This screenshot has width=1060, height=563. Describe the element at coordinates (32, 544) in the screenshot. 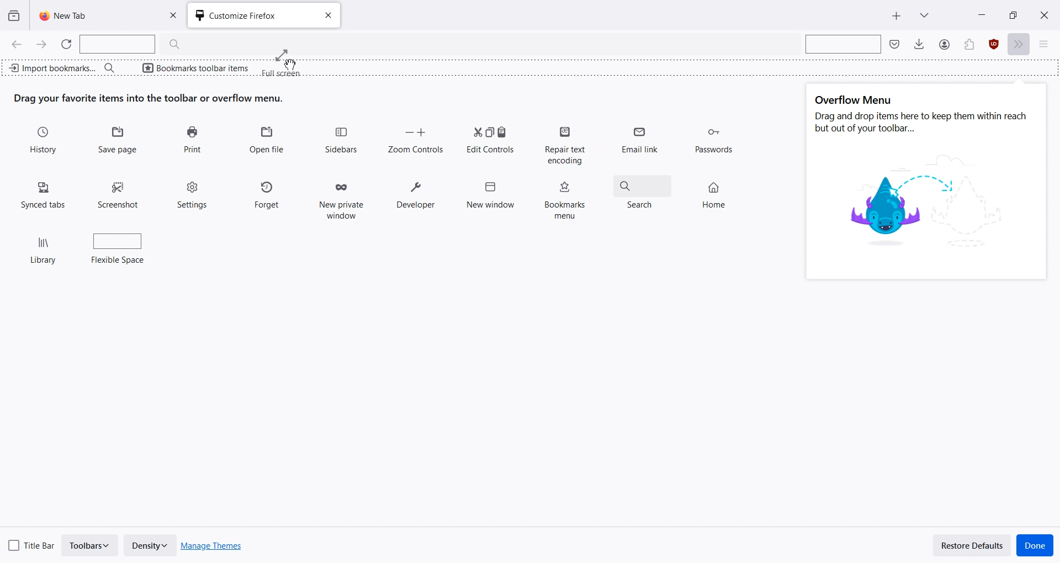

I see `Title Bar` at that location.